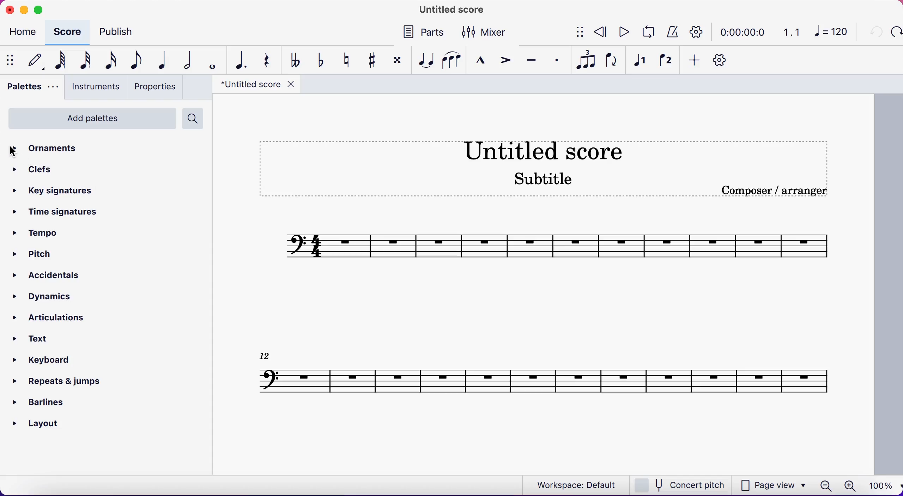 Image resolution: width=903 pixels, height=496 pixels. What do you see at coordinates (44, 295) in the screenshot?
I see `dynamics` at bounding box center [44, 295].